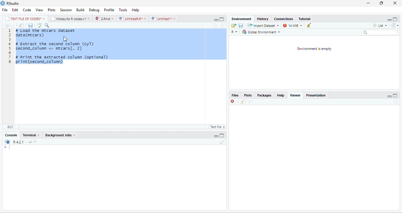  Describe the element at coordinates (15, 4) in the screenshot. I see `RStudio` at that location.